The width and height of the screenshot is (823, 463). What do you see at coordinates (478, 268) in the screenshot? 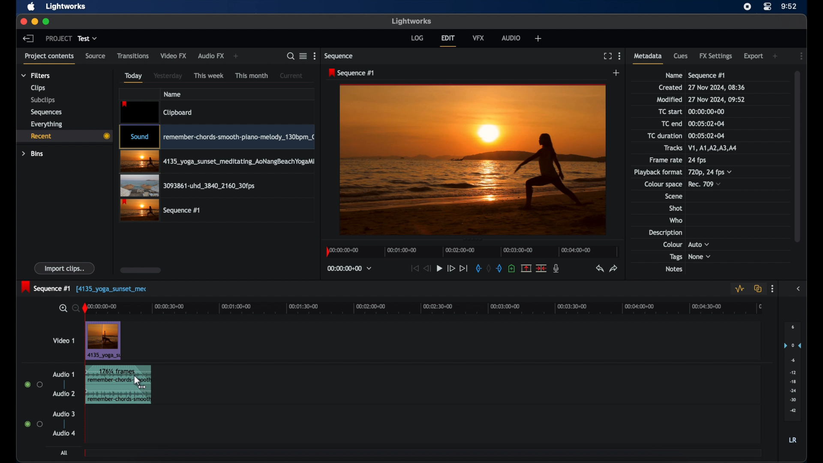
I see `in mark` at bounding box center [478, 268].